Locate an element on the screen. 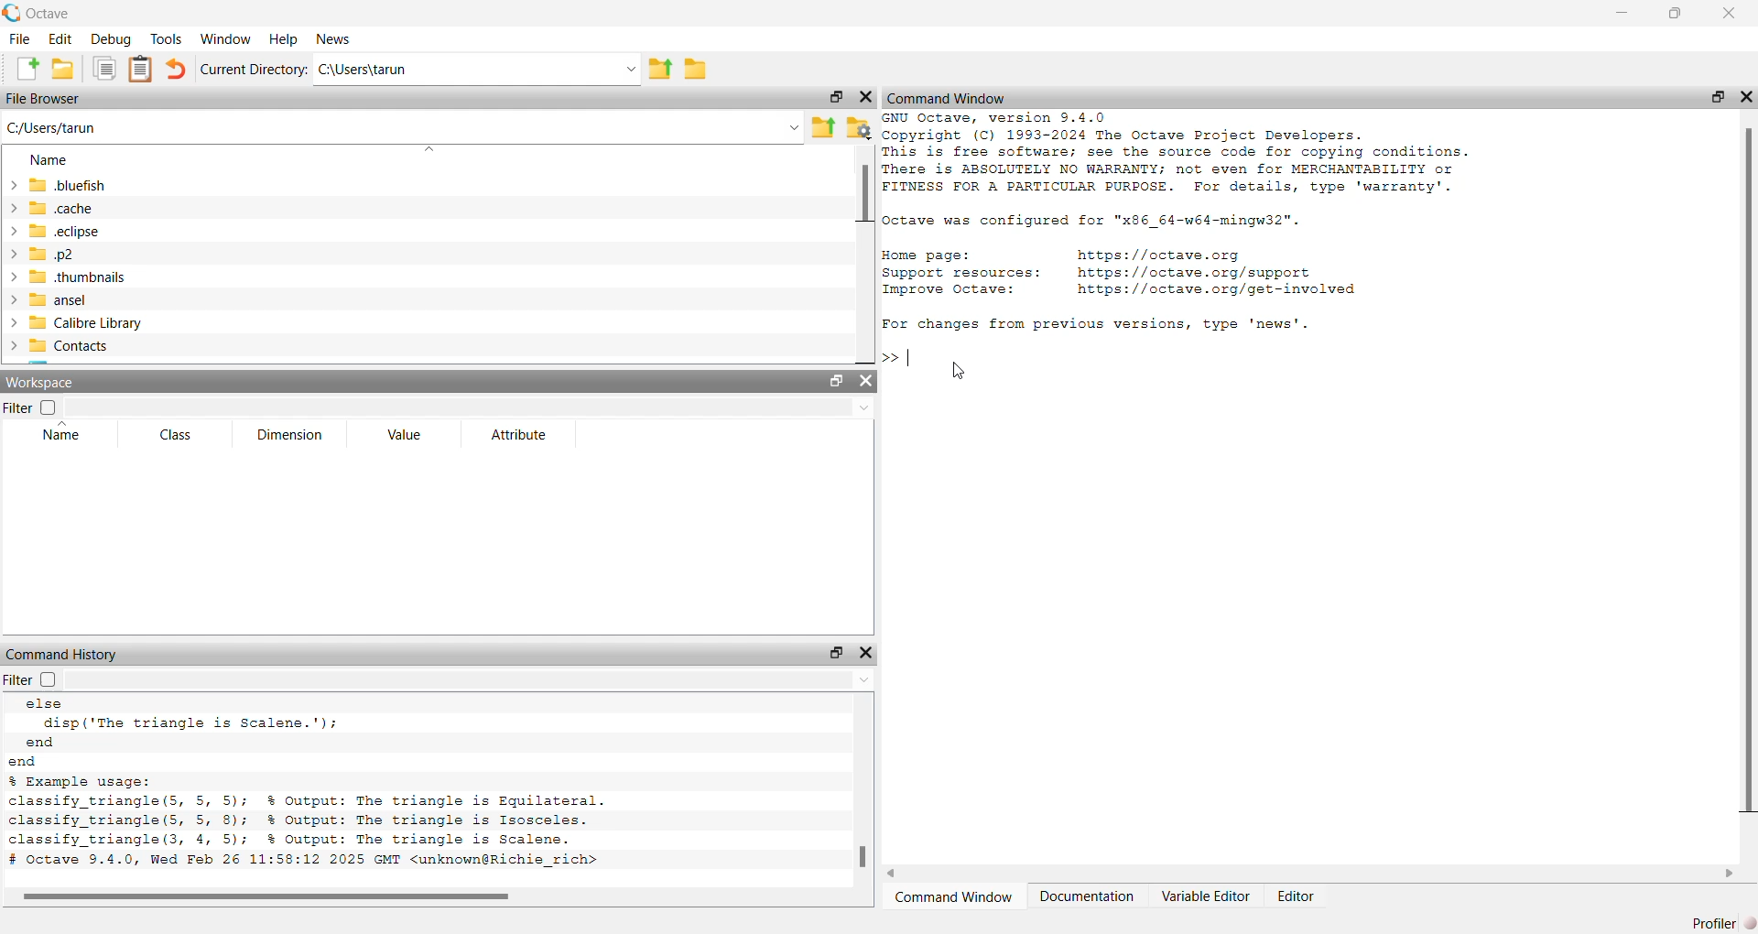 The width and height of the screenshot is (1758, 934). tools is located at coordinates (167, 37).